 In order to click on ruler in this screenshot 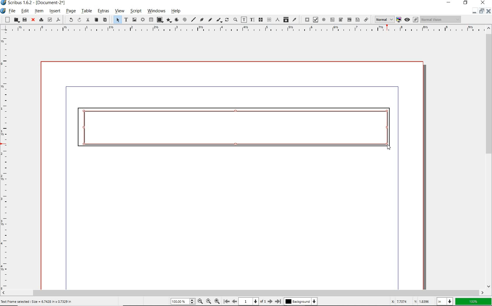, I will do `click(244, 30)`.